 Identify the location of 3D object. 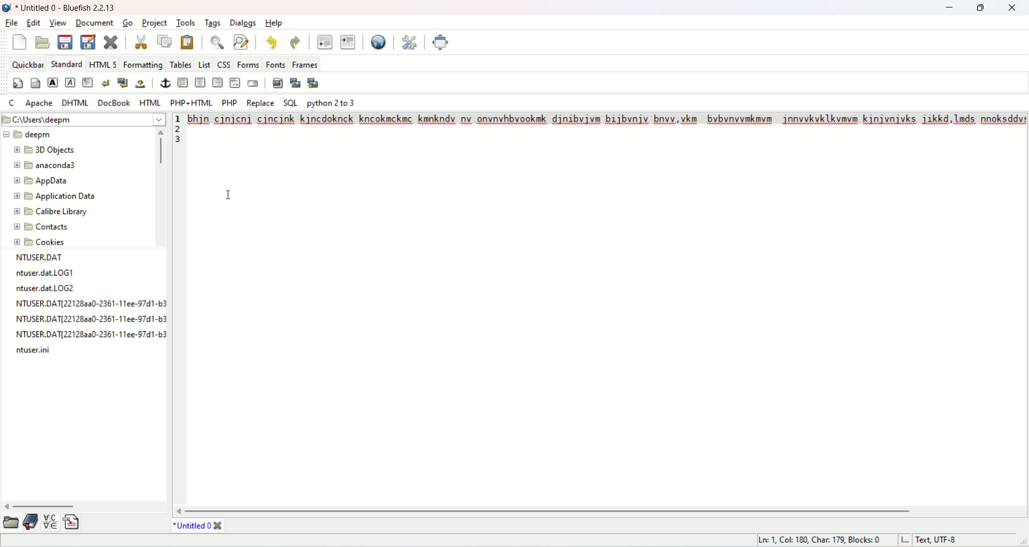
(49, 150).